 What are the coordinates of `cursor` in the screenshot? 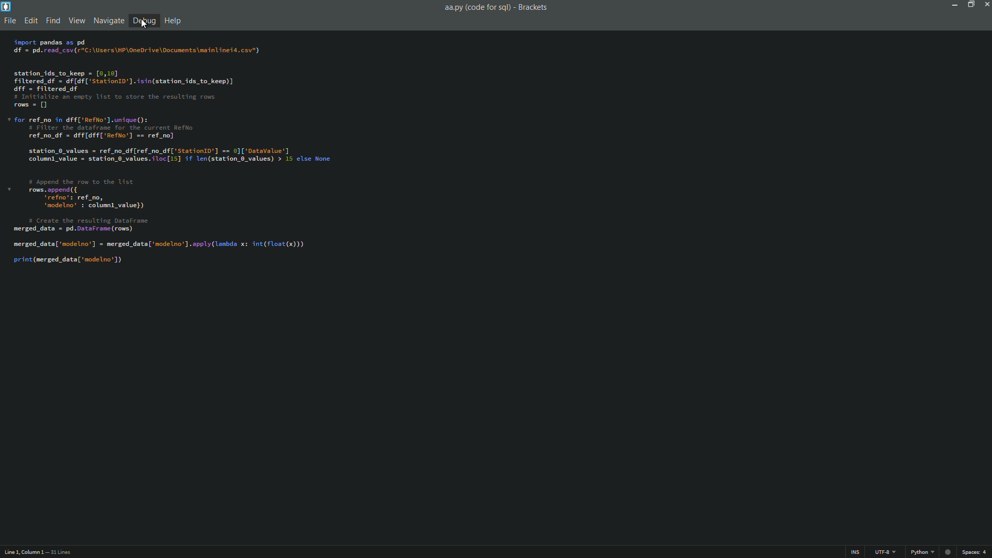 It's located at (145, 22).